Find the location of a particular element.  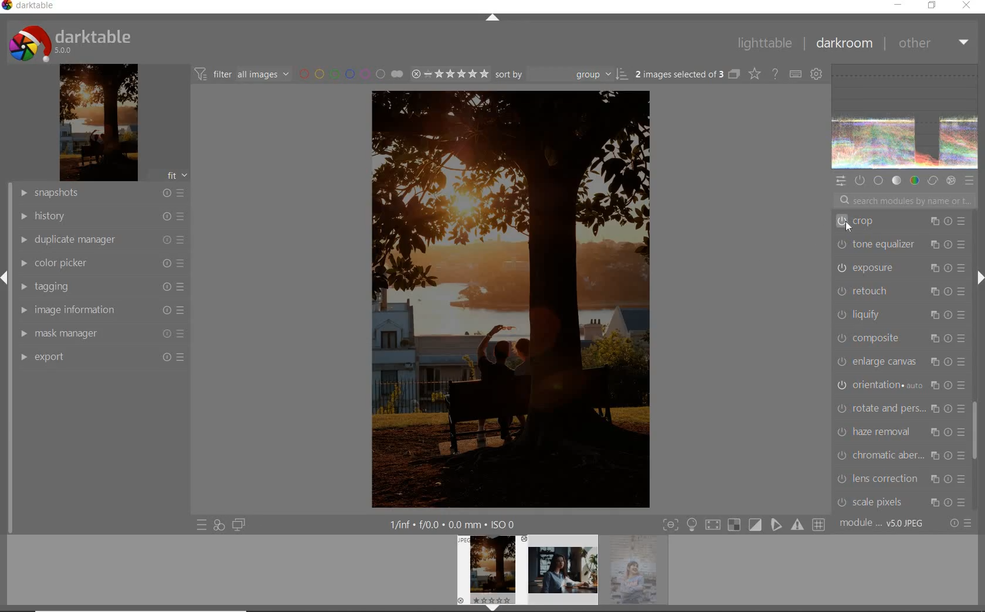

scale pixels is located at coordinates (902, 504).